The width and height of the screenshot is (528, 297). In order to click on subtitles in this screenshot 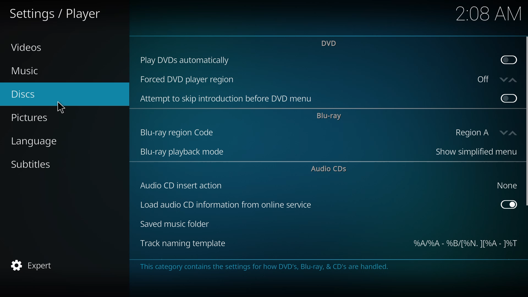, I will do `click(32, 164)`.